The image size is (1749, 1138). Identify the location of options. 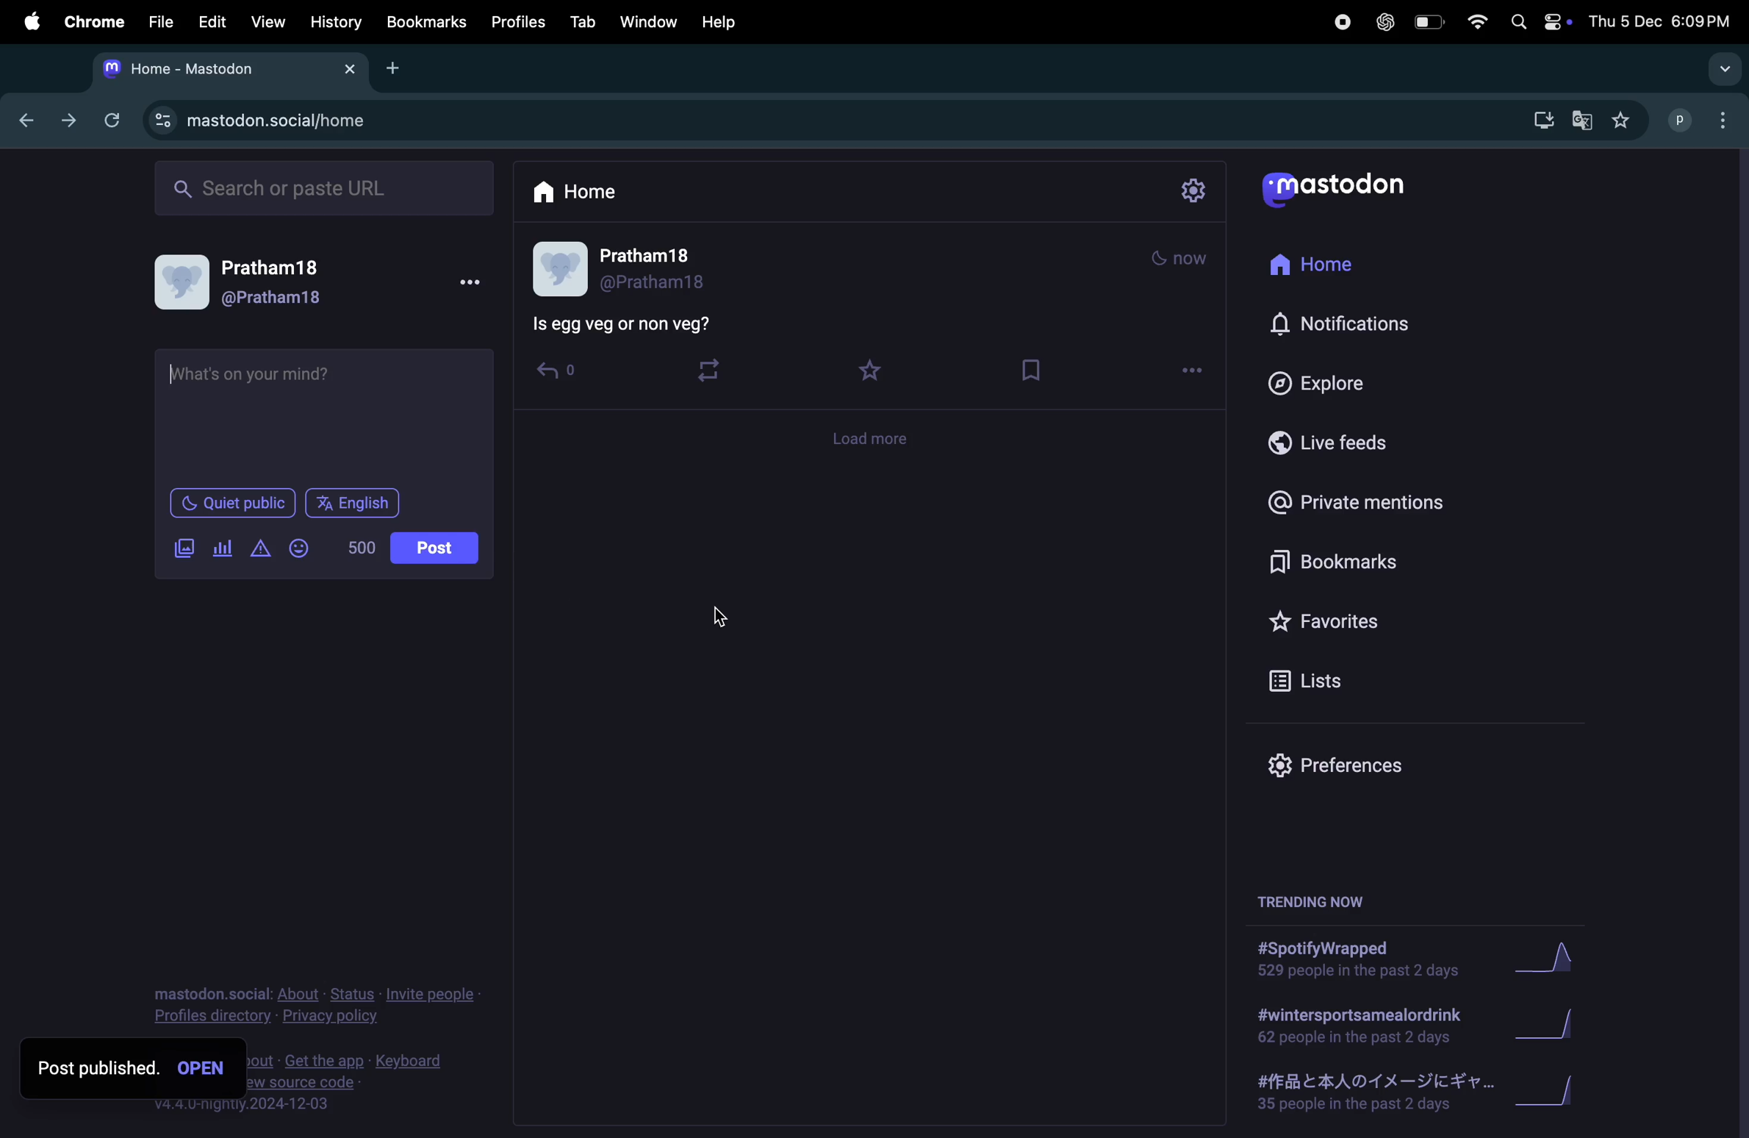
(475, 282).